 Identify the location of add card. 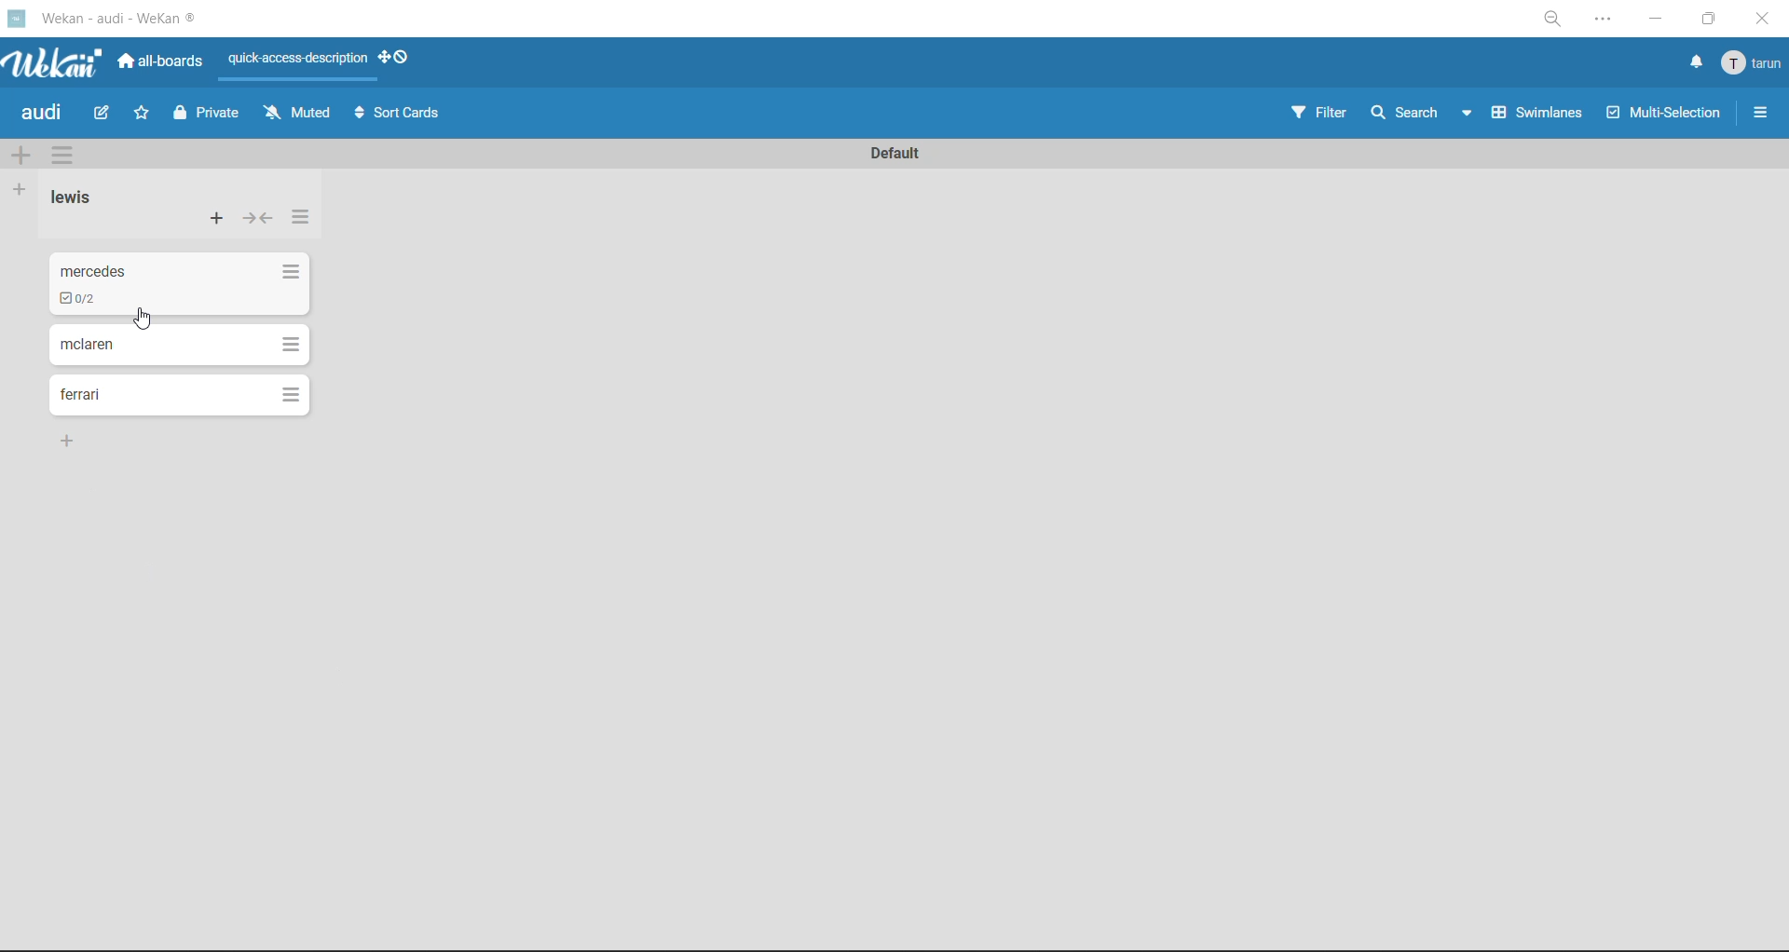
(212, 221).